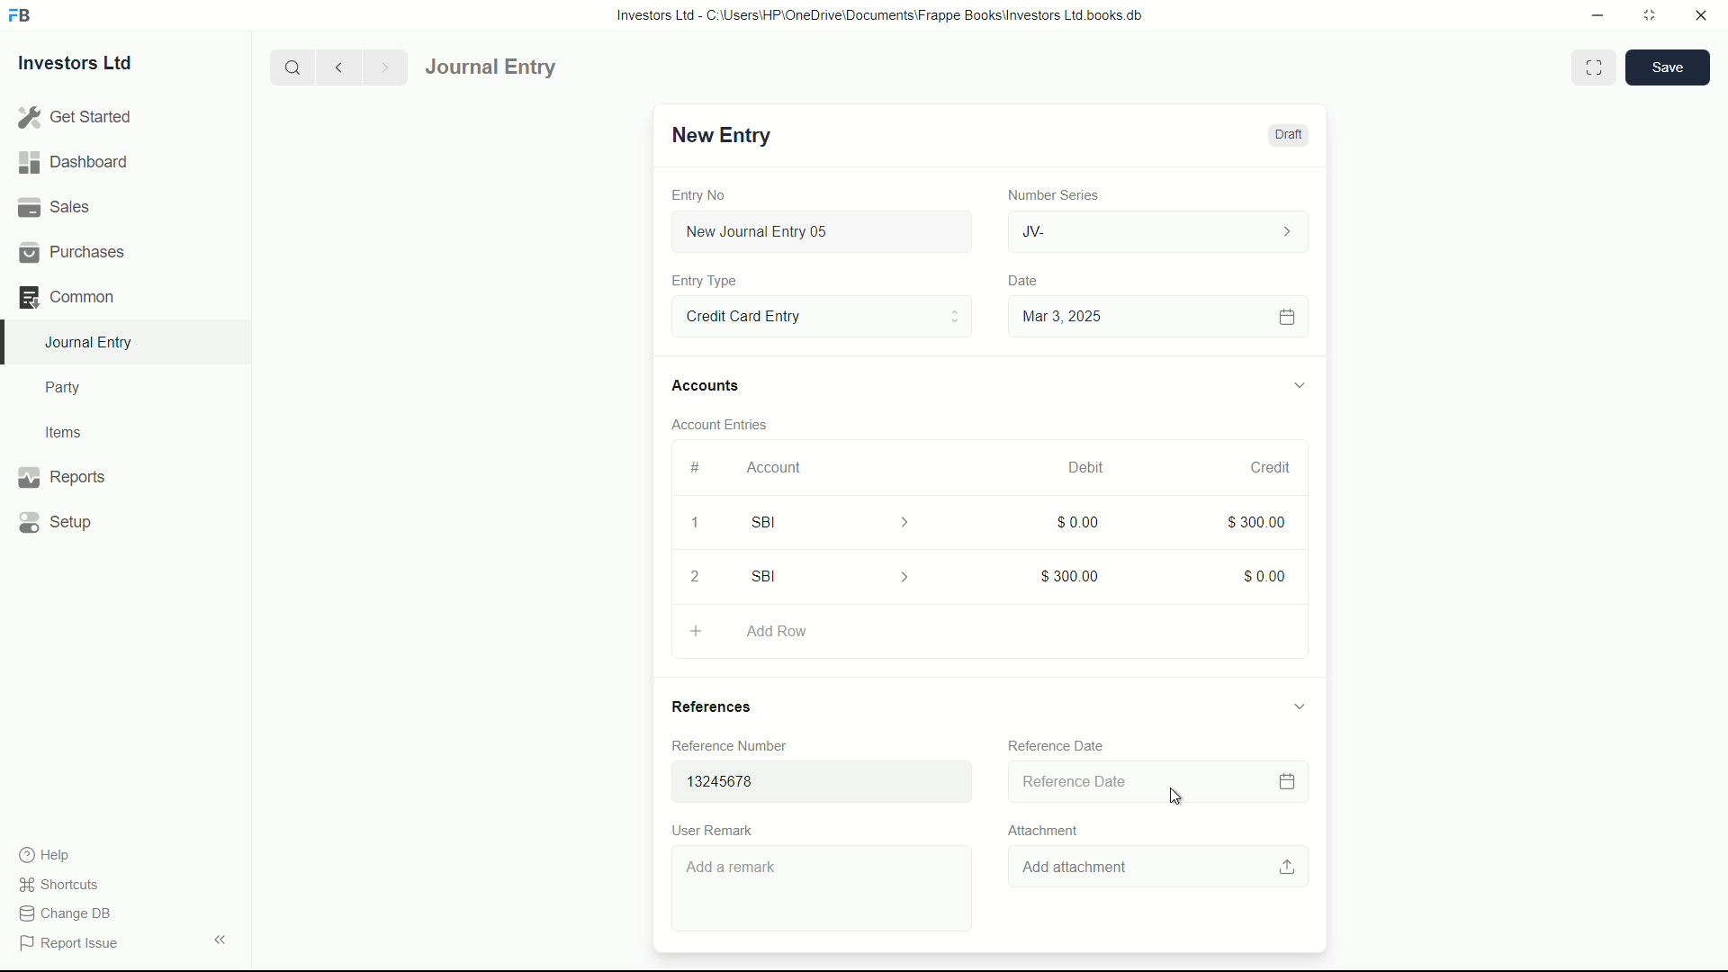 This screenshot has height=972, width=1728. I want to click on $300.00, so click(1258, 523).